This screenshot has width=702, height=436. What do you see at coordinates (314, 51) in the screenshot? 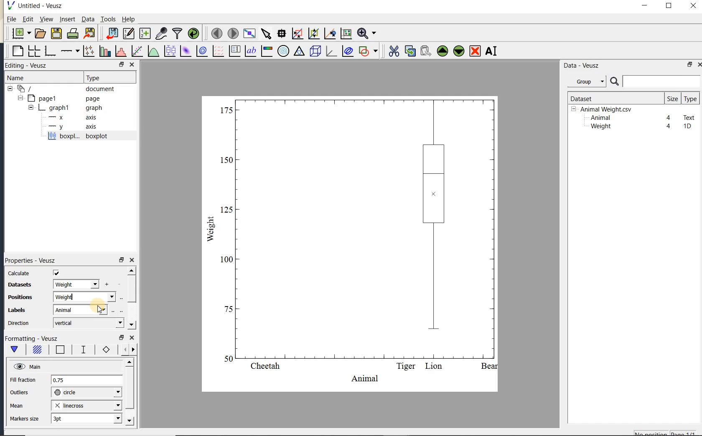
I see `3d scene` at bounding box center [314, 51].